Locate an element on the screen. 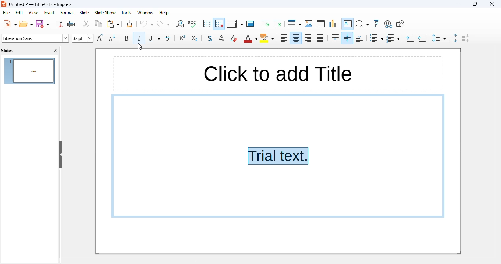 The height and width of the screenshot is (264, 501). start from current slide is located at coordinates (278, 24).